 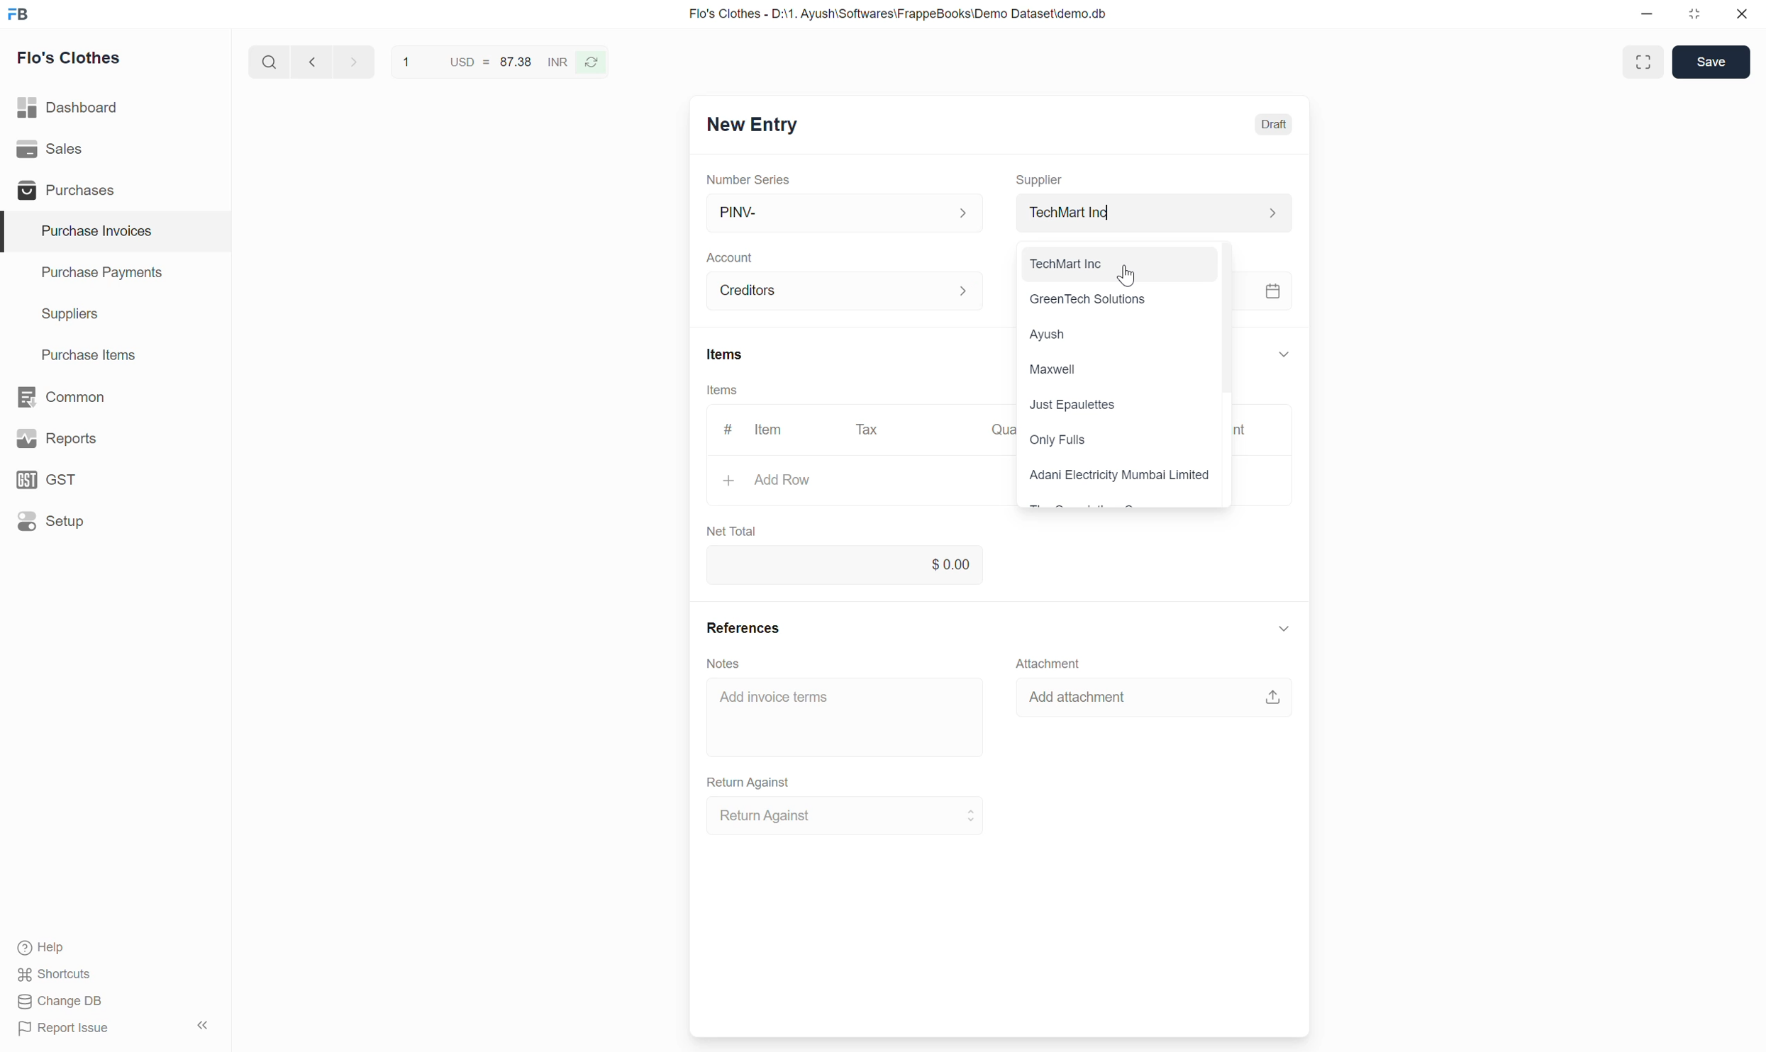 What do you see at coordinates (869, 429) in the screenshot?
I see `Tax` at bounding box center [869, 429].